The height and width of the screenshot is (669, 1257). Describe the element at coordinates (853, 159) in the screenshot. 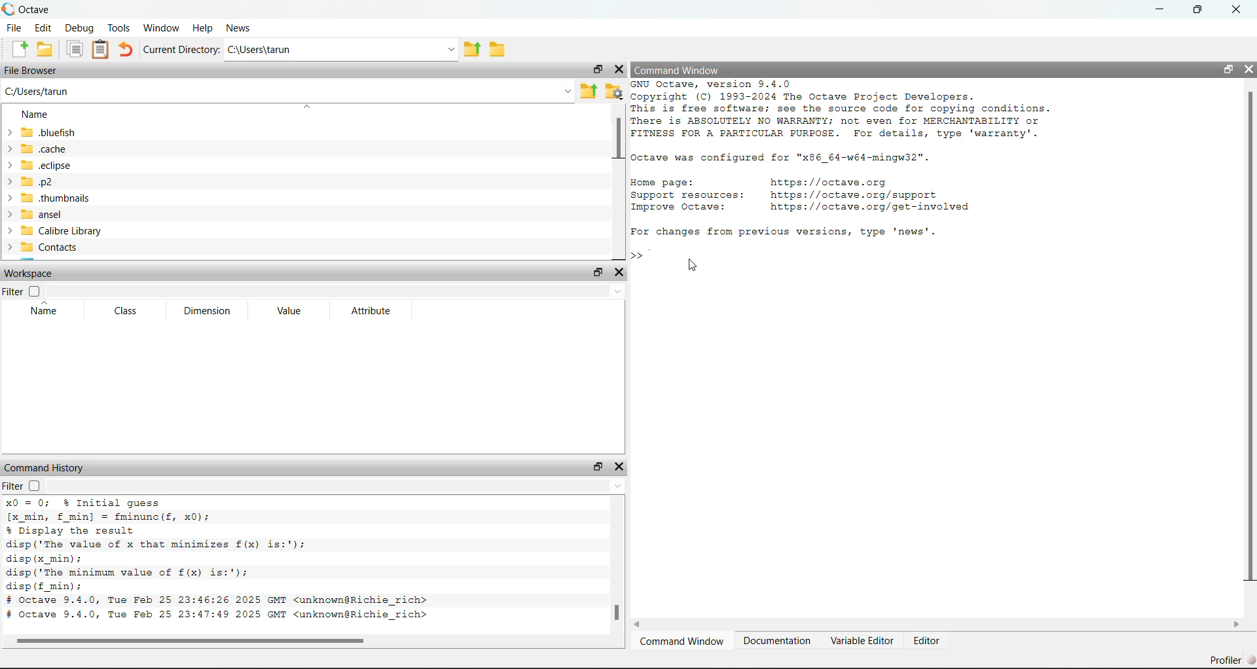

I see `GNU Octave, version 9.4.0

Copyright (C) 1993-2024 The Octave Project Developers.

This is free software; see the source code for copying conditions.
There is ABSOLUTELY NO WARRANTY; not even for MERCHANTABILITY or
FITNESS FOR A PARTICULAR PURPOSE. For details, type 'warranty'.
Octave was configured for "x86_64-w64-mingw32".

Home page: https: //octave.org

Support resources: https: //octave.org/support

Improve Octave: https: //octave.org/get-involved

For changes from previous versions, type 'news'.

>> | N` at that location.